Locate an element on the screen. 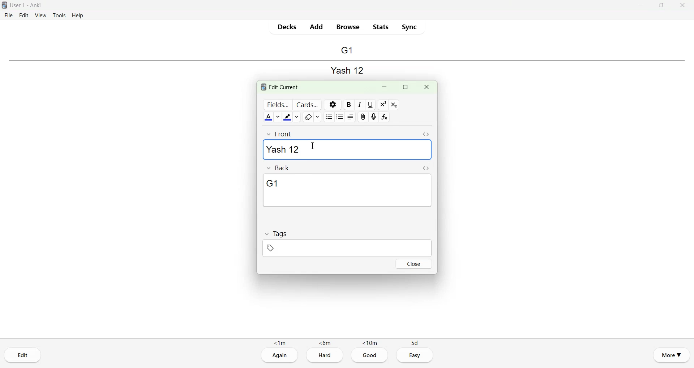 The image size is (694, 368). Maximize is located at coordinates (661, 5).